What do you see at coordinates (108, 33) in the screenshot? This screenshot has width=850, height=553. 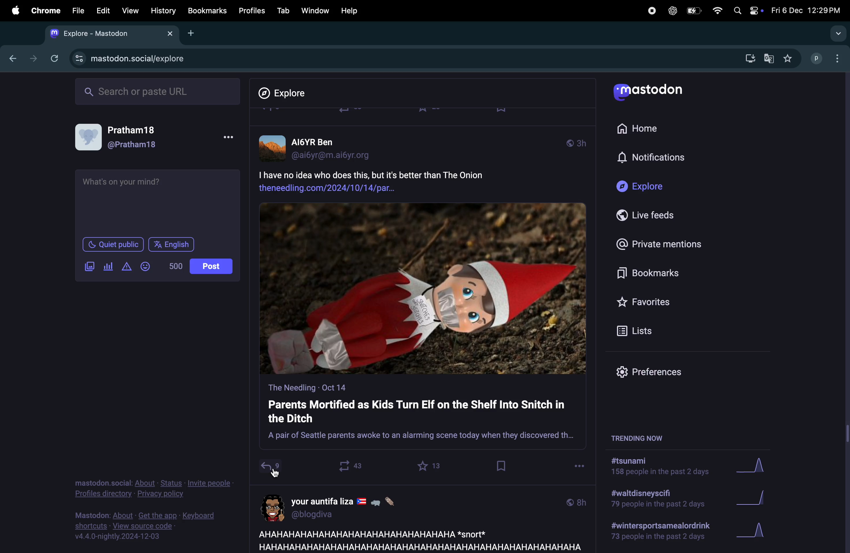 I see `mastodon tab` at bounding box center [108, 33].